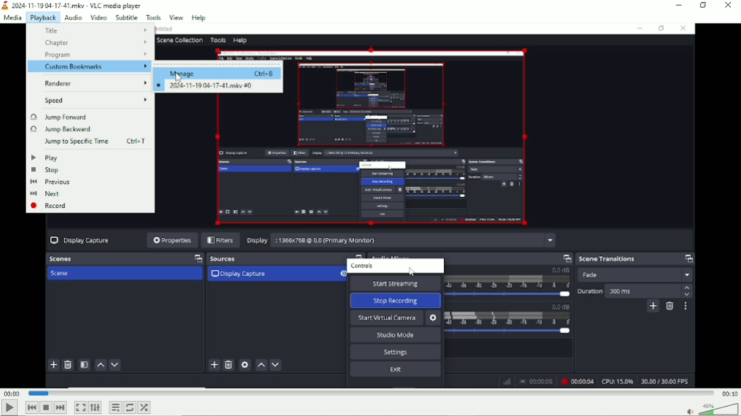 This screenshot has height=416, width=741. I want to click on Video, so click(99, 17).